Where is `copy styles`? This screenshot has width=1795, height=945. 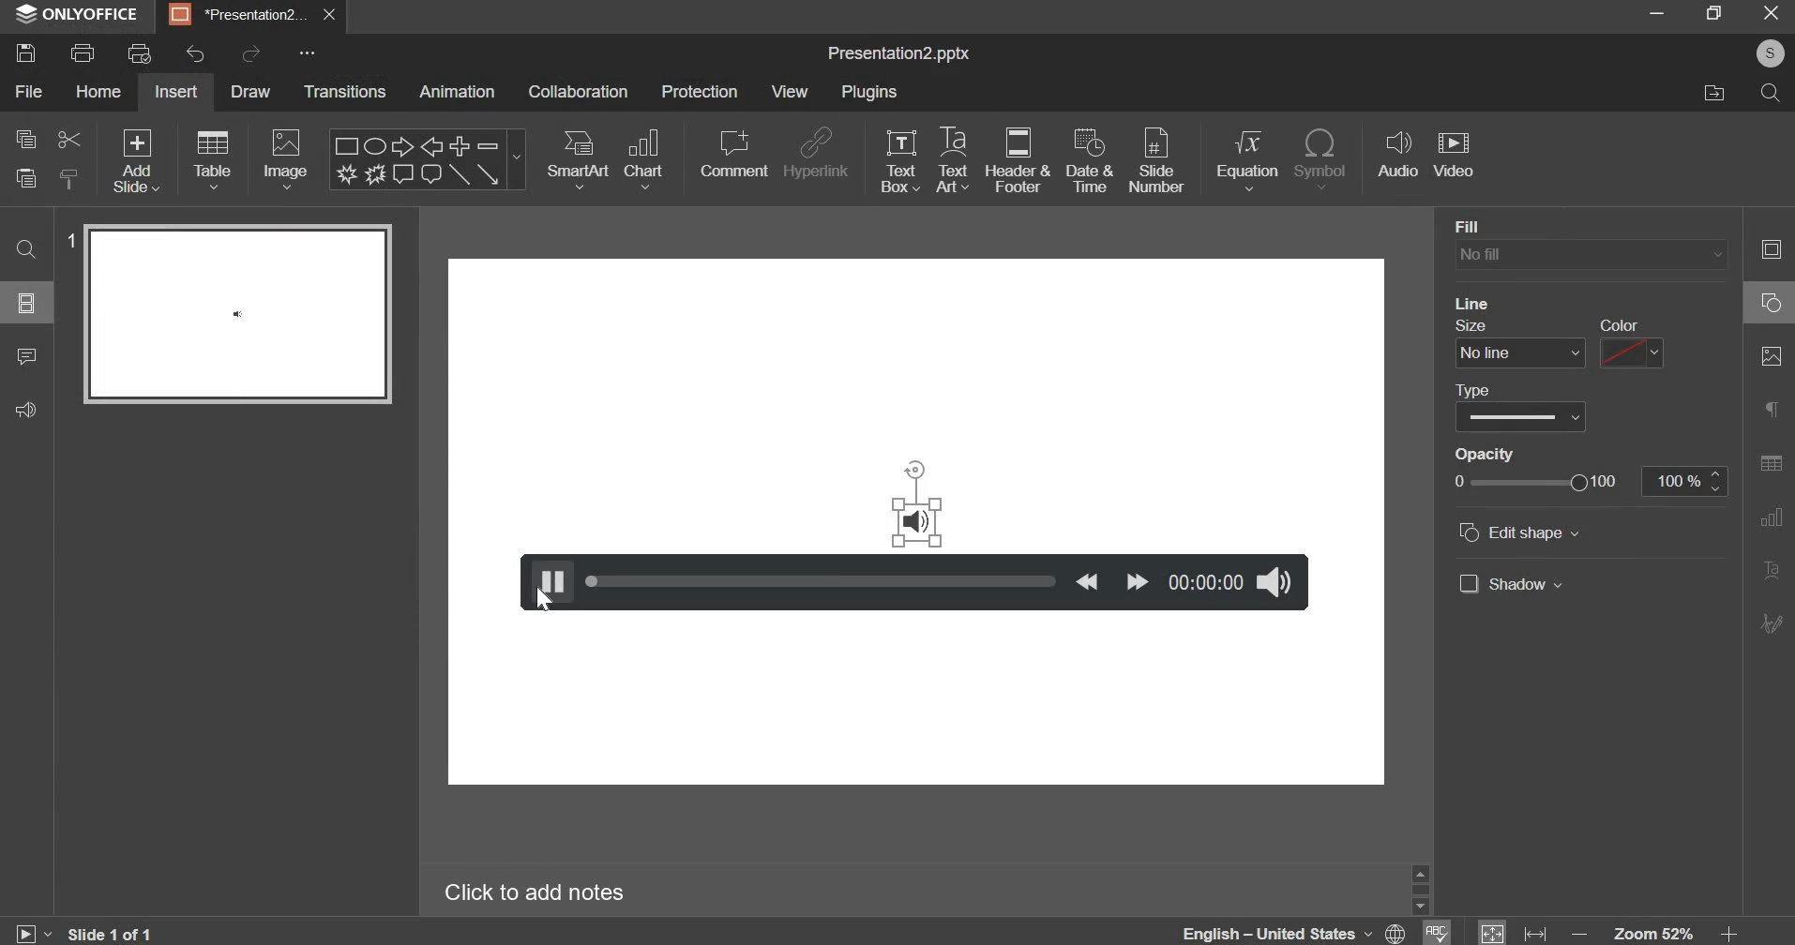
copy styles is located at coordinates (71, 179).